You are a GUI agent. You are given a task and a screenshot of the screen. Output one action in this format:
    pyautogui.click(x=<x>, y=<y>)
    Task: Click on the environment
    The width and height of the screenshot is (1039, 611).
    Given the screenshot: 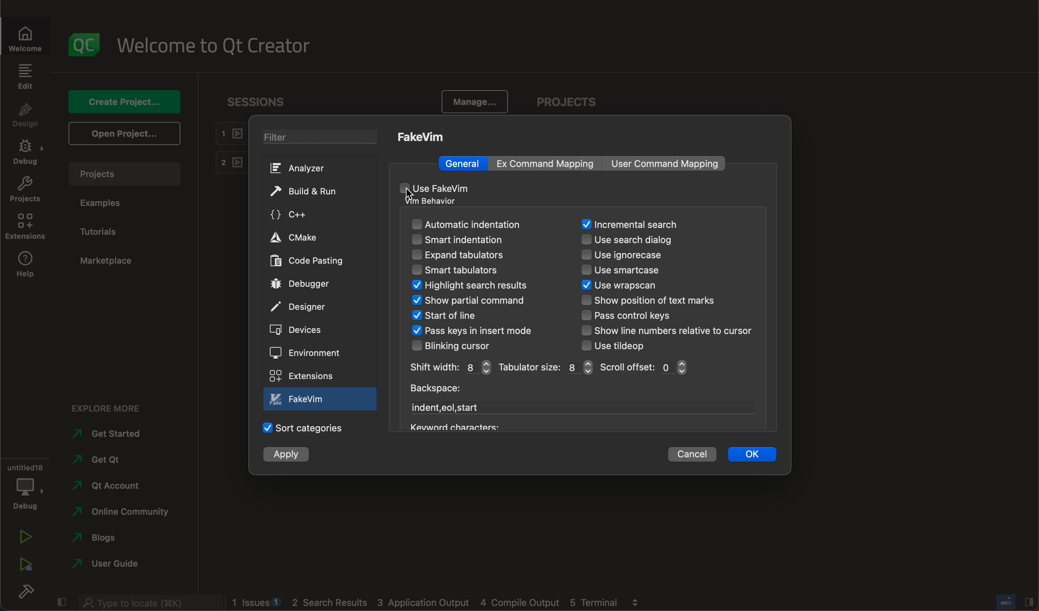 What is the action you would take?
    pyautogui.click(x=310, y=352)
    